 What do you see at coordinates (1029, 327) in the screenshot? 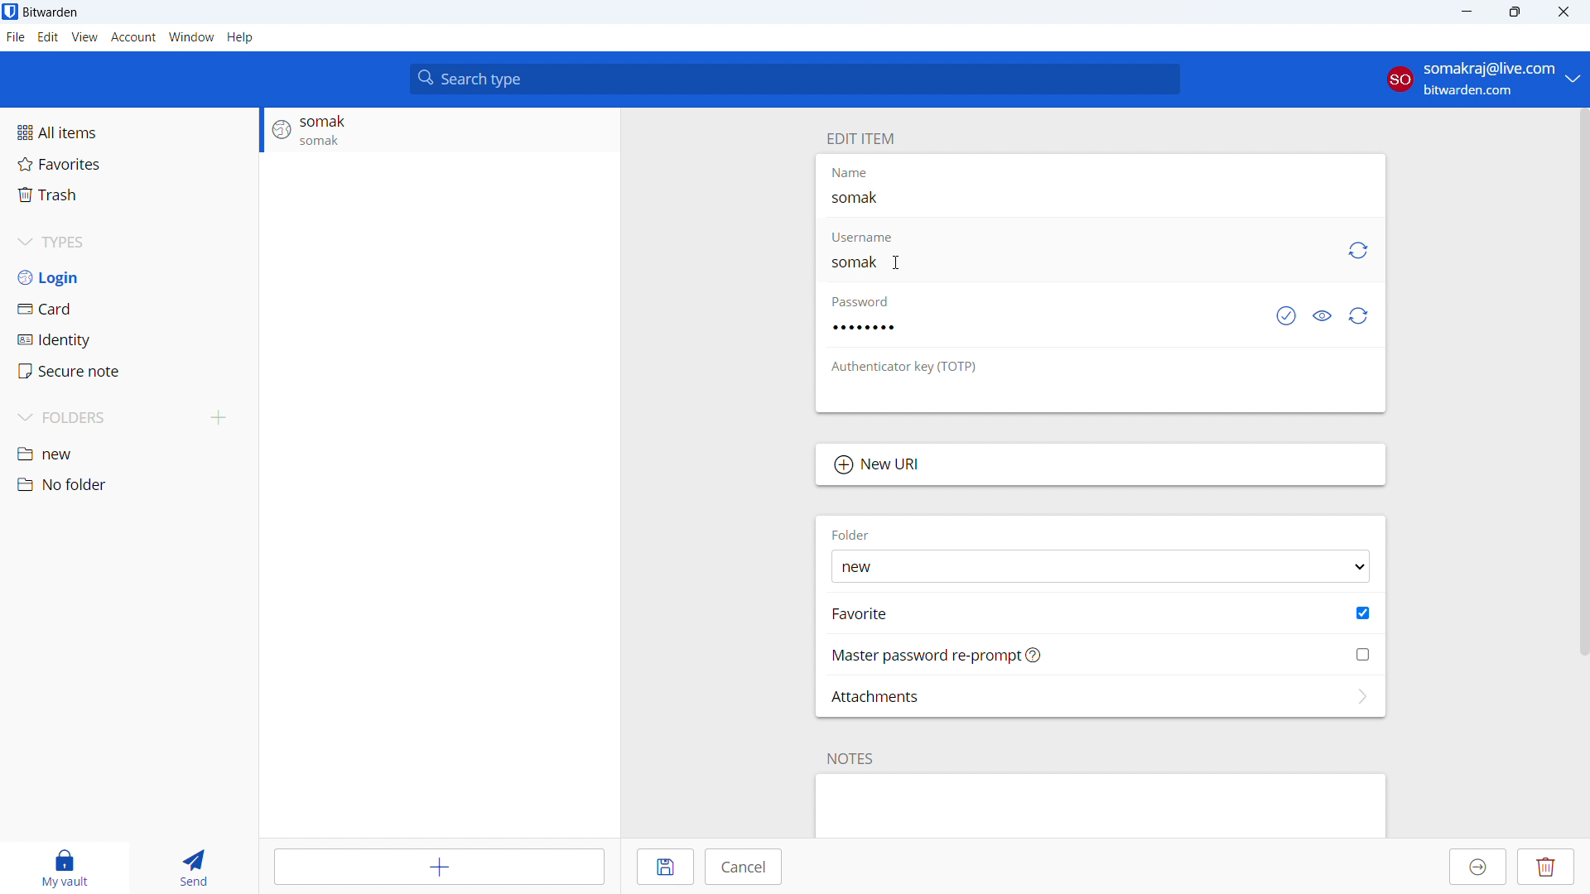
I see `edit password` at bounding box center [1029, 327].